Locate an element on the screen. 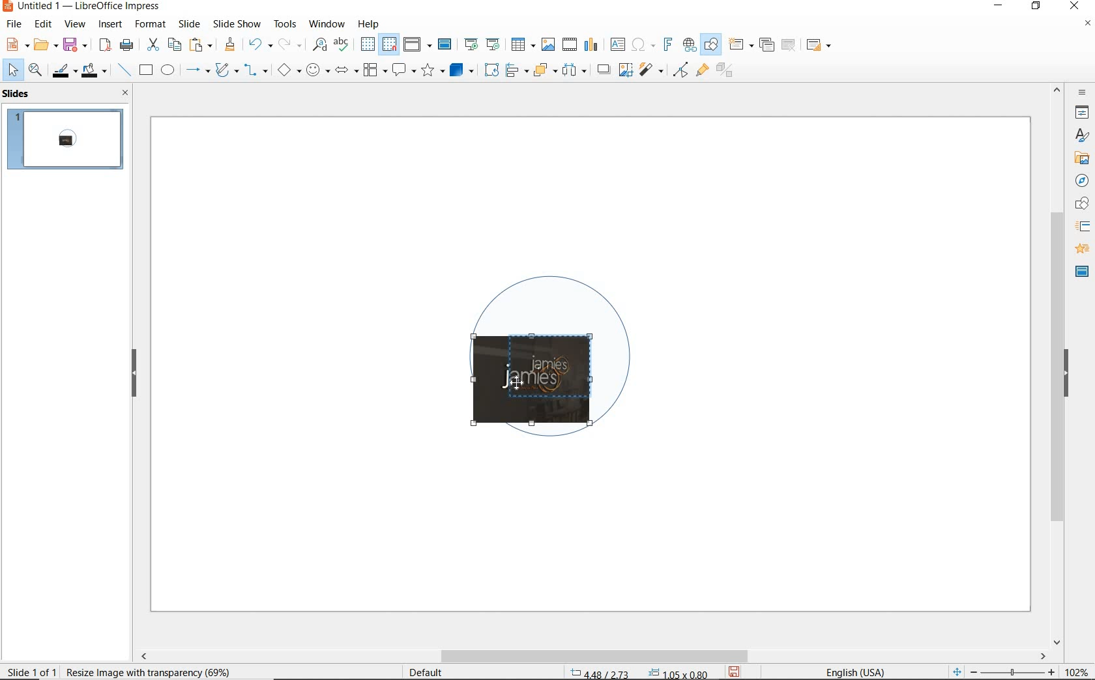  close document is located at coordinates (1087, 26).